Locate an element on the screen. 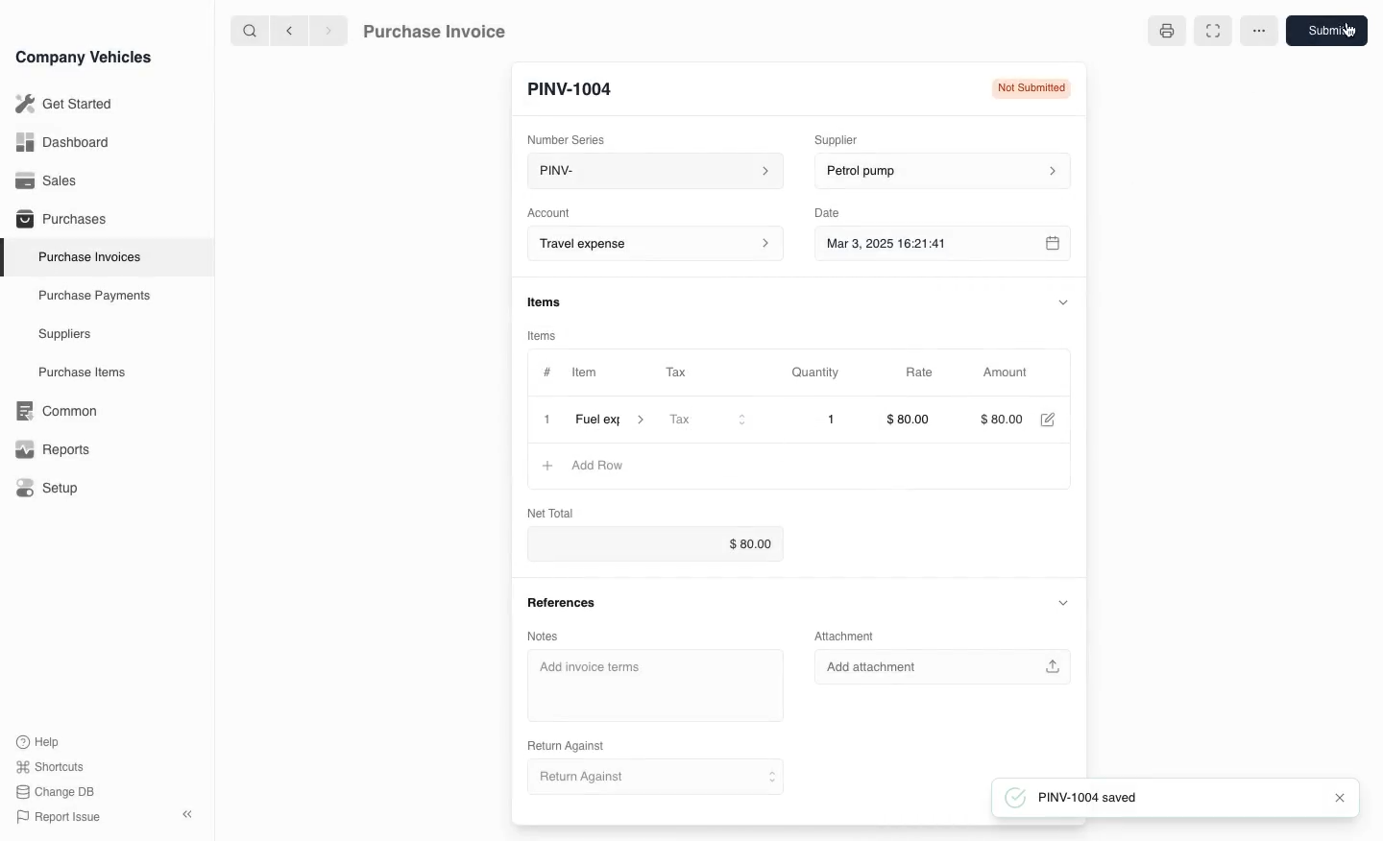 Image resolution: width=1383 pixels, height=841 pixels. Add invoice terms is located at coordinates (656, 686).